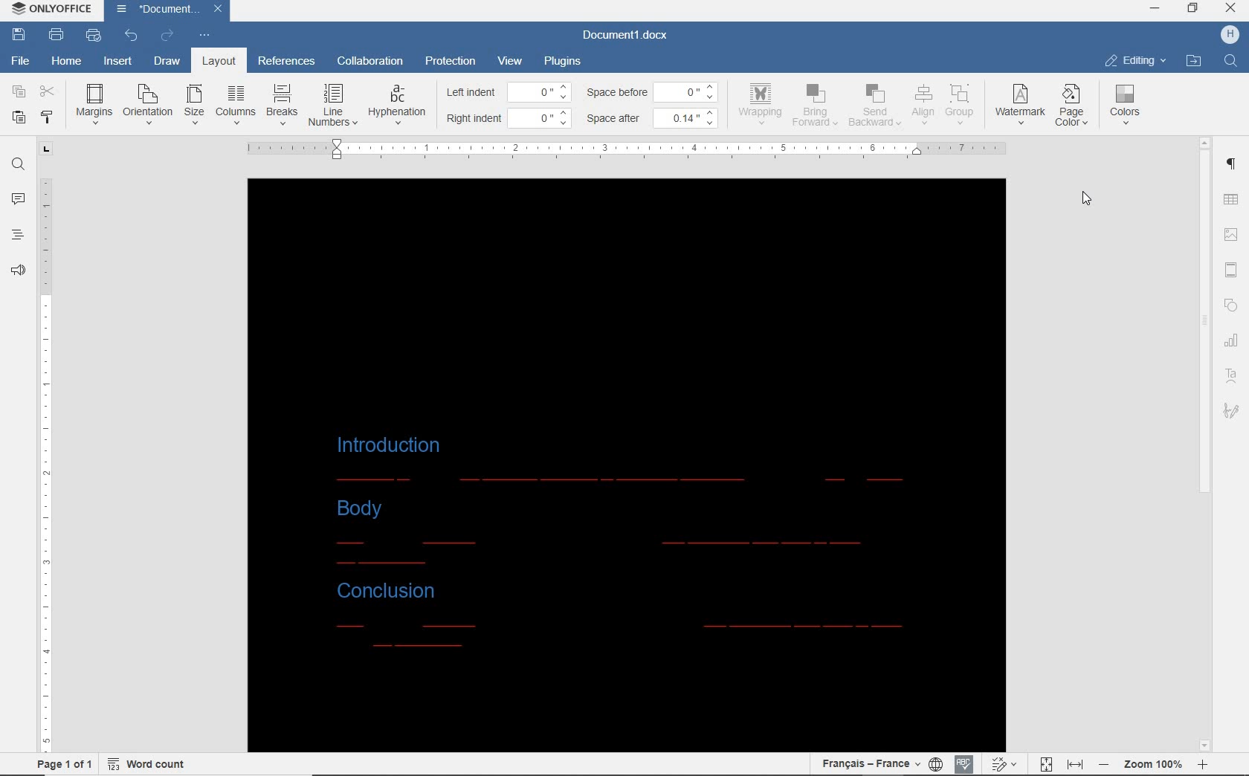 This screenshot has width=1249, height=776. What do you see at coordinates (18, 199) in the screenshot?
I see `comments` at bounding box center [18, 199].